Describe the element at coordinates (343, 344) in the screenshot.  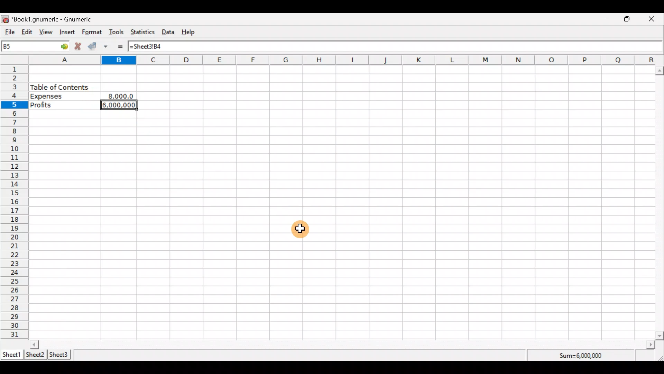
I see `Scroll bar` at that location.